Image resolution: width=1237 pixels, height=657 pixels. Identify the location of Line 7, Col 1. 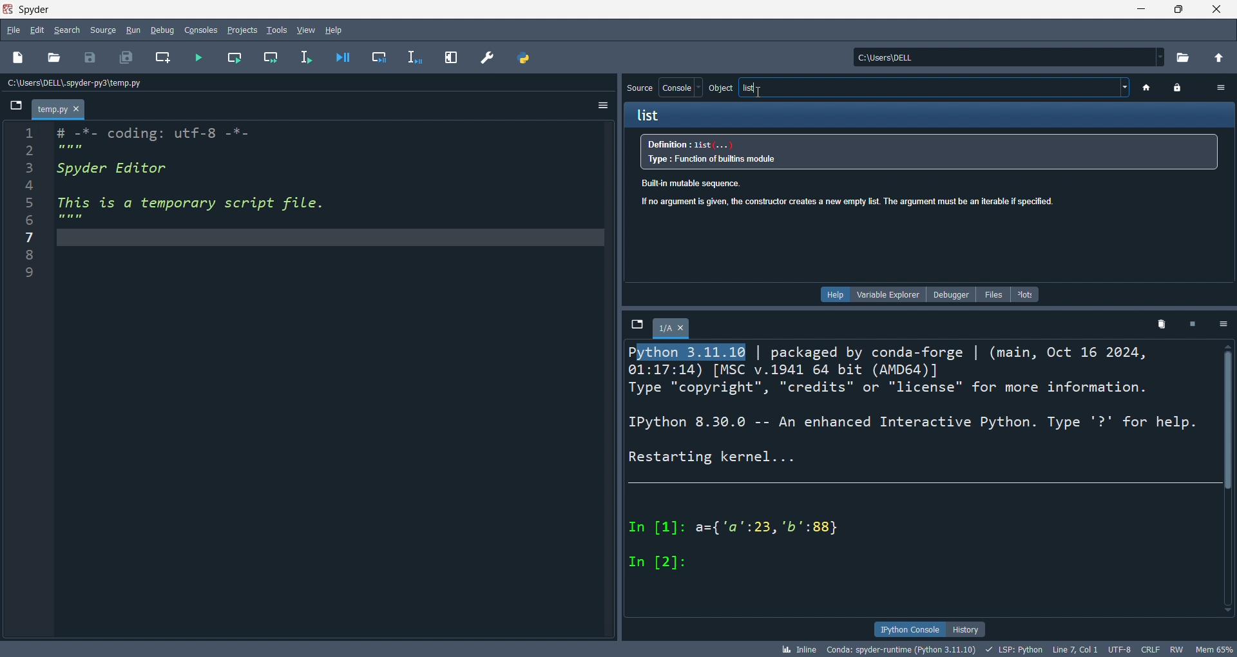
(1075, 649).